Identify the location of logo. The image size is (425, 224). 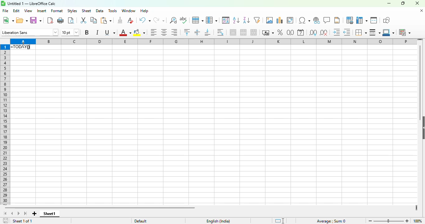
(3, 3).